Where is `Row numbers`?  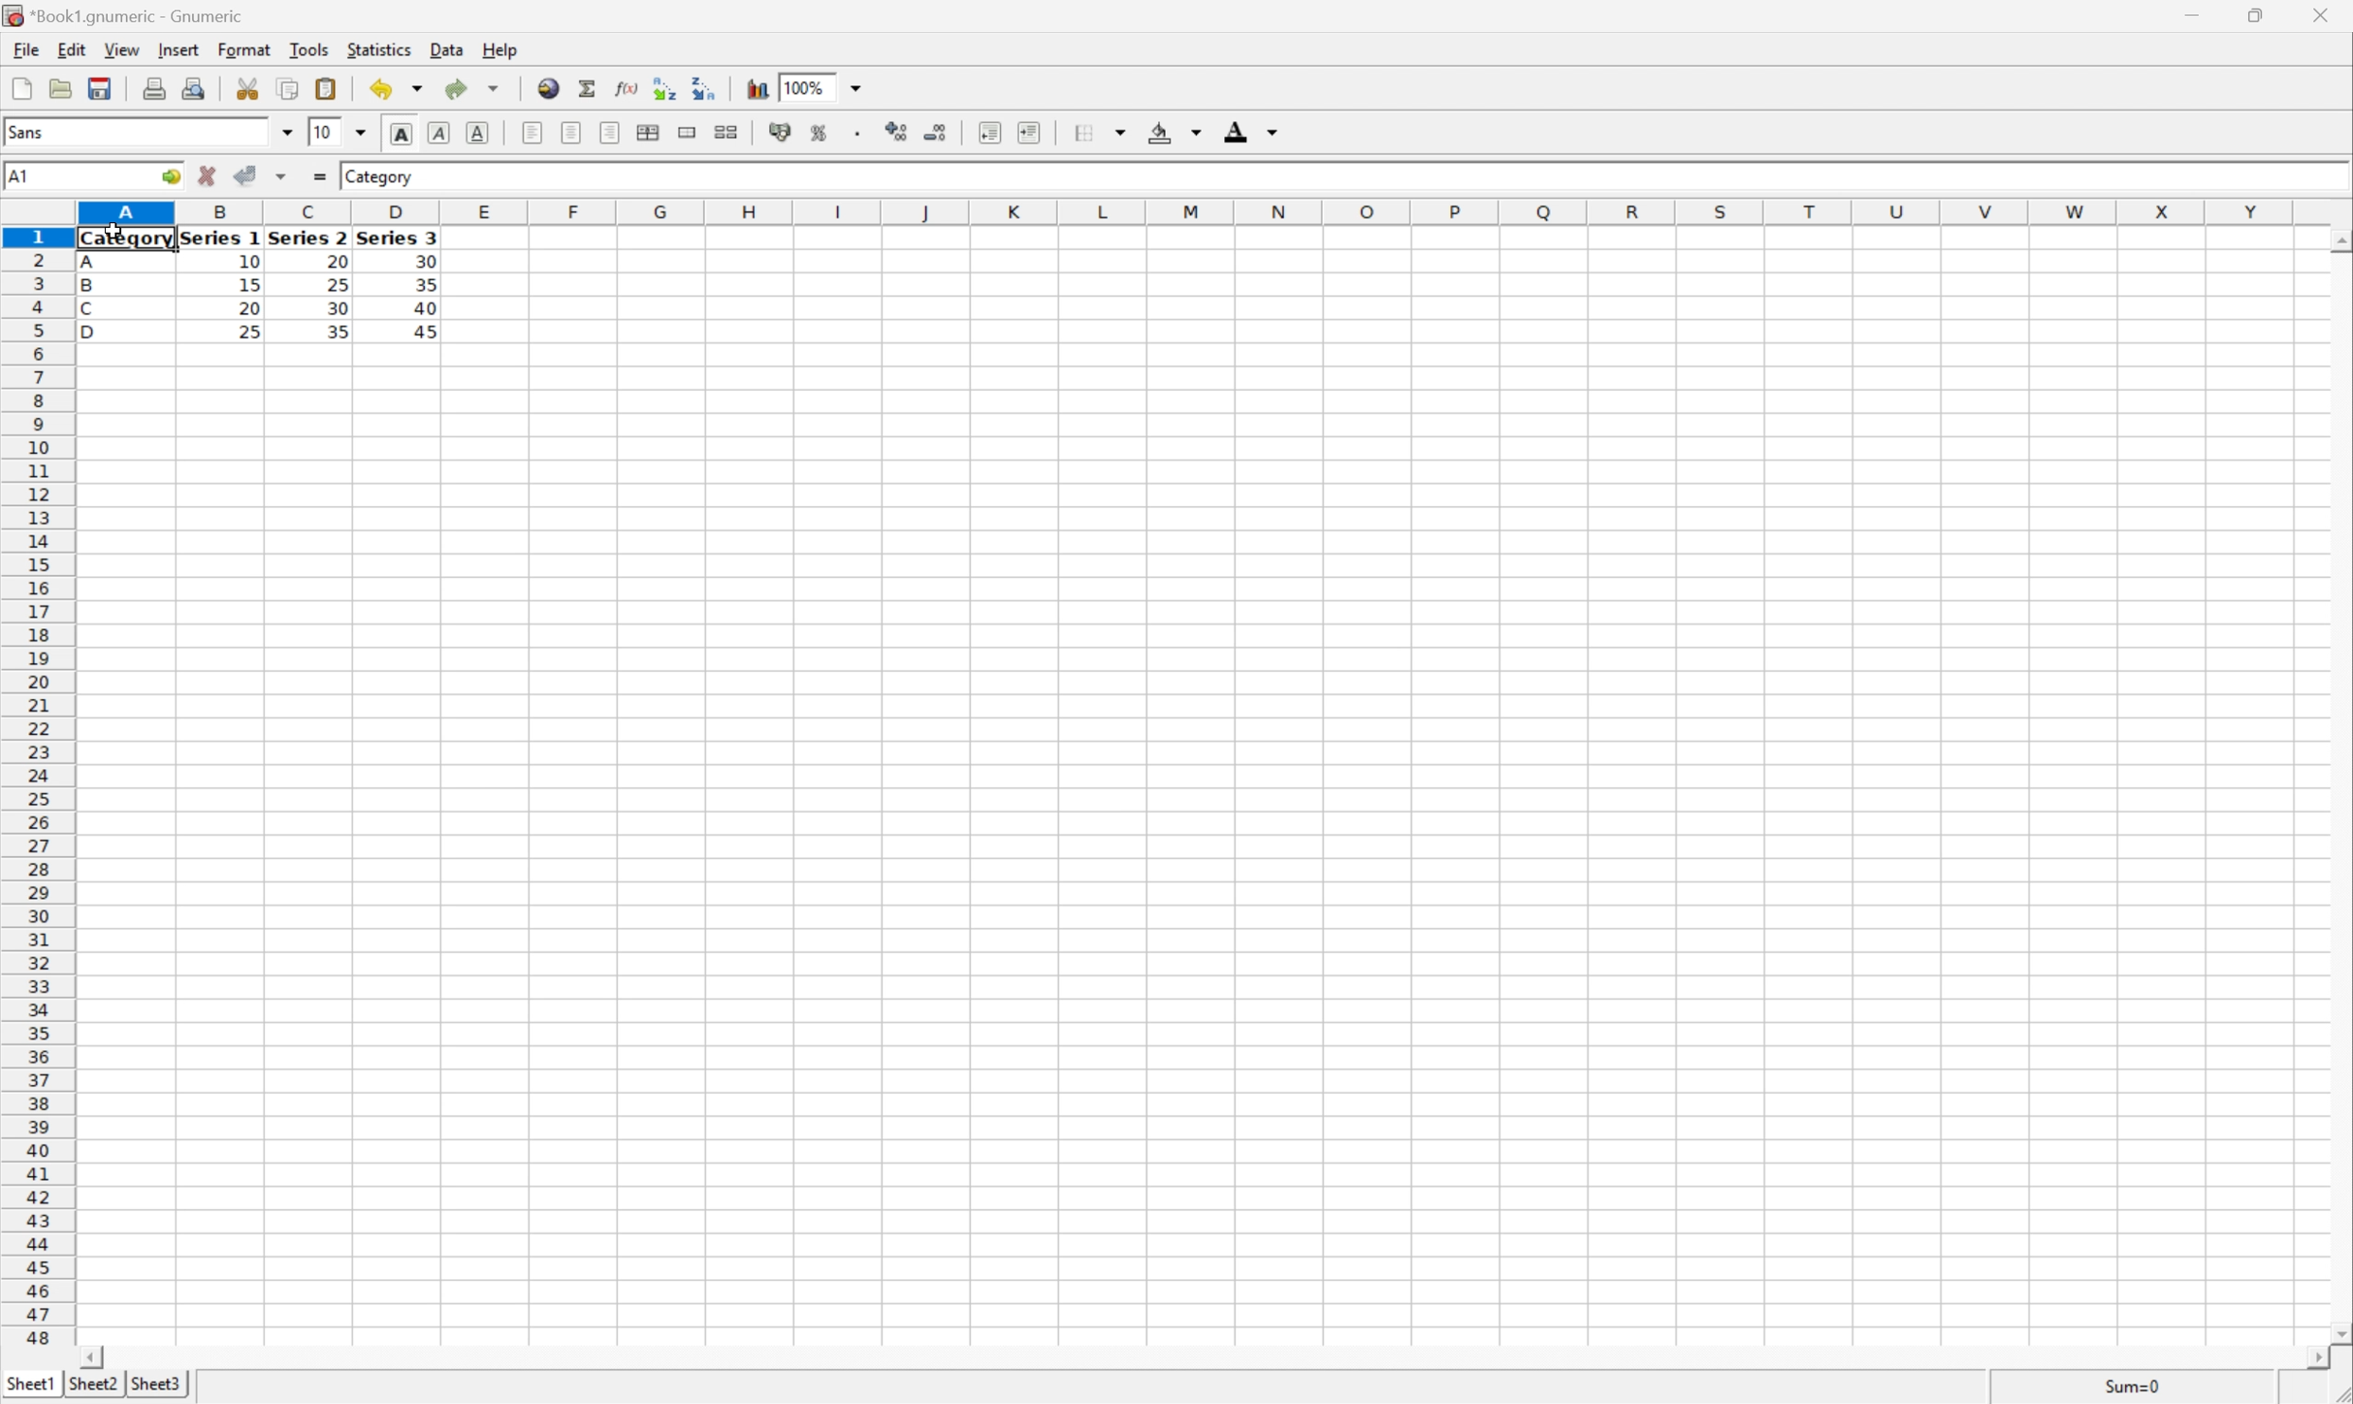
Row numbers is located at coordinates (35, 785).